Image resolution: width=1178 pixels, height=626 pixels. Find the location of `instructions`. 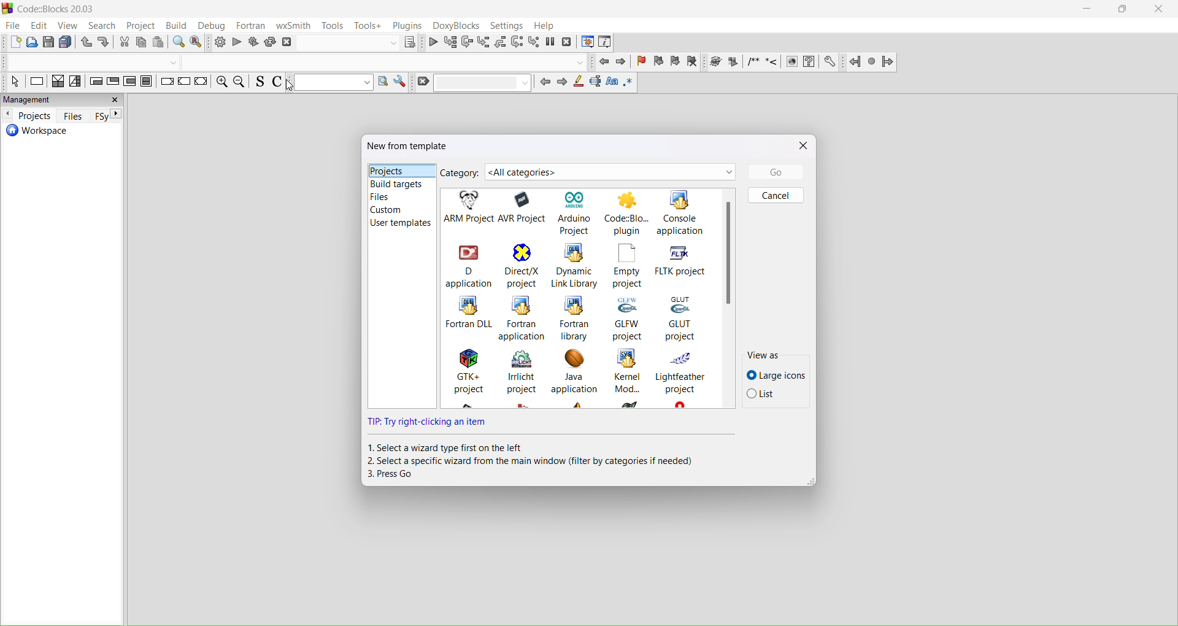

instructions is located at coordinates (37, 82).